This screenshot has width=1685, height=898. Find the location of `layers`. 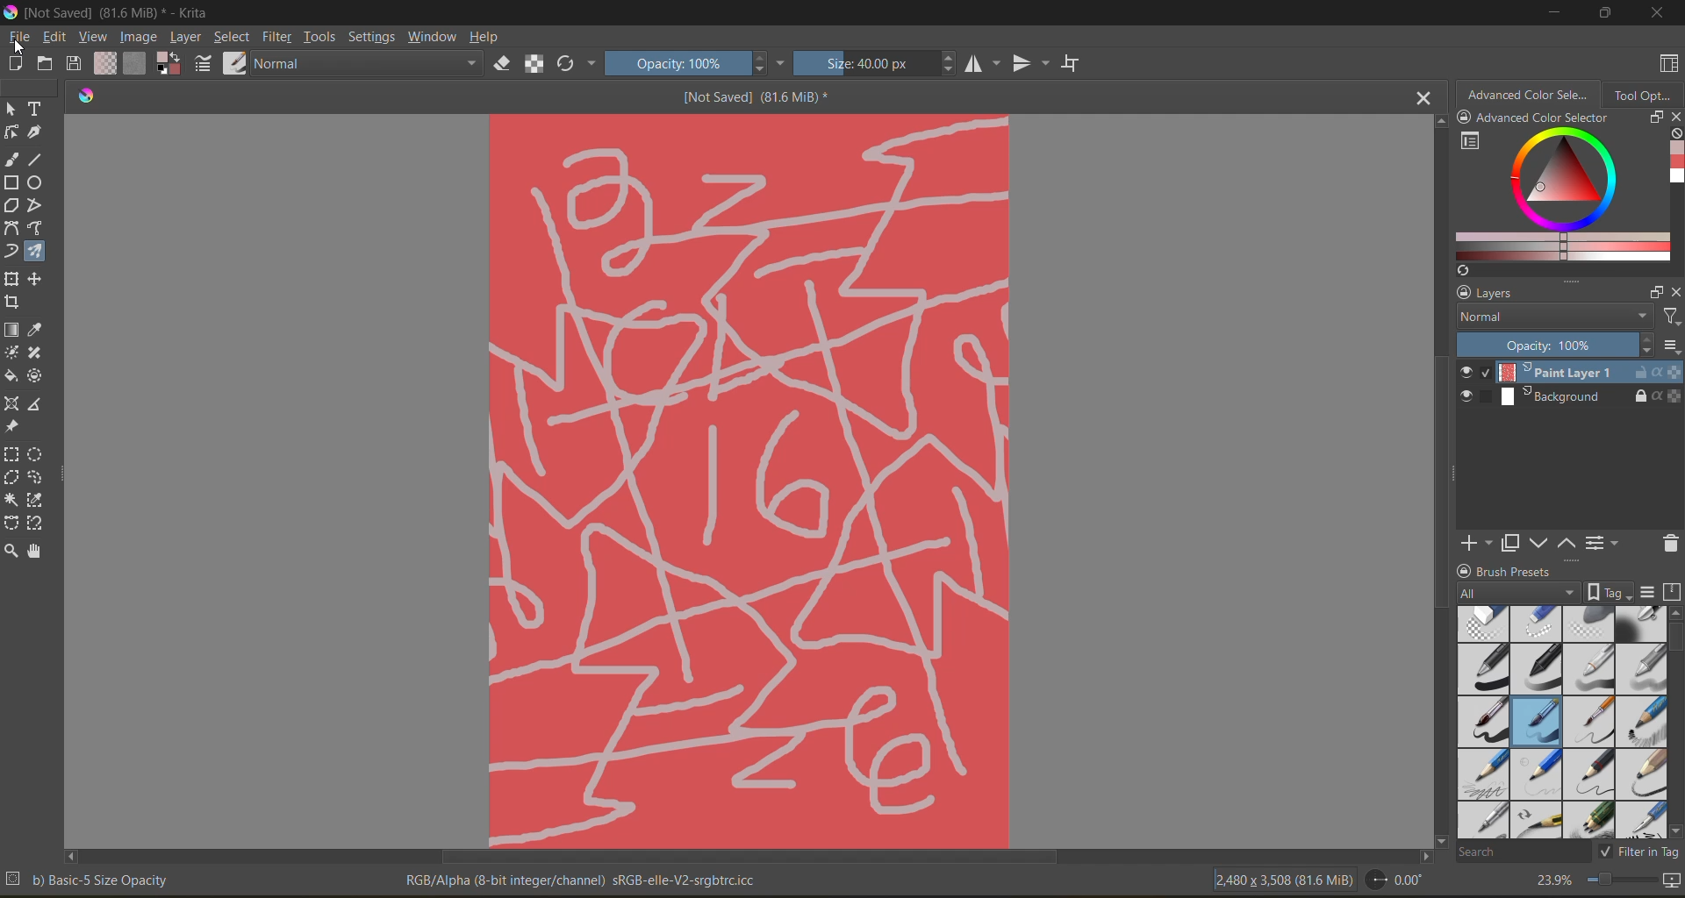

layers is located at coordinates (1558, 294).